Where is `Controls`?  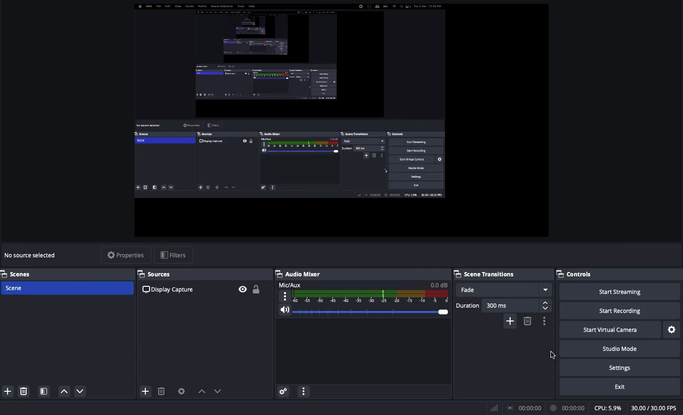
Controls is located at coordinates (576, 274).